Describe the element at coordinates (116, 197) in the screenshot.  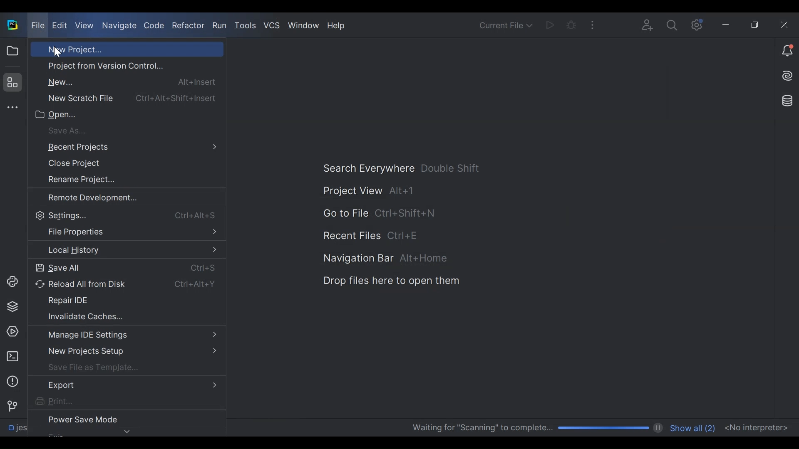
I see `Remote Development` at that location.